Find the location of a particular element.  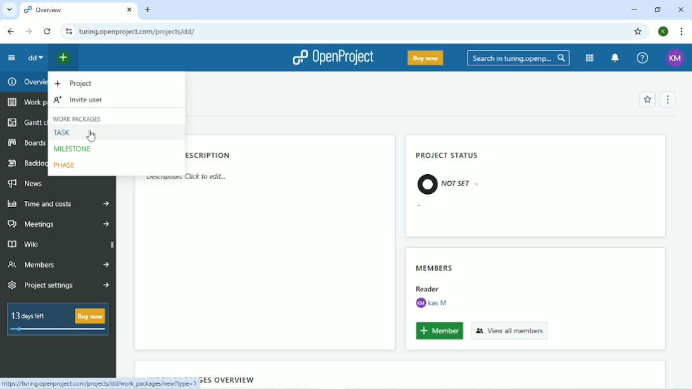

list of tabs is located at coordinates (10, 11).